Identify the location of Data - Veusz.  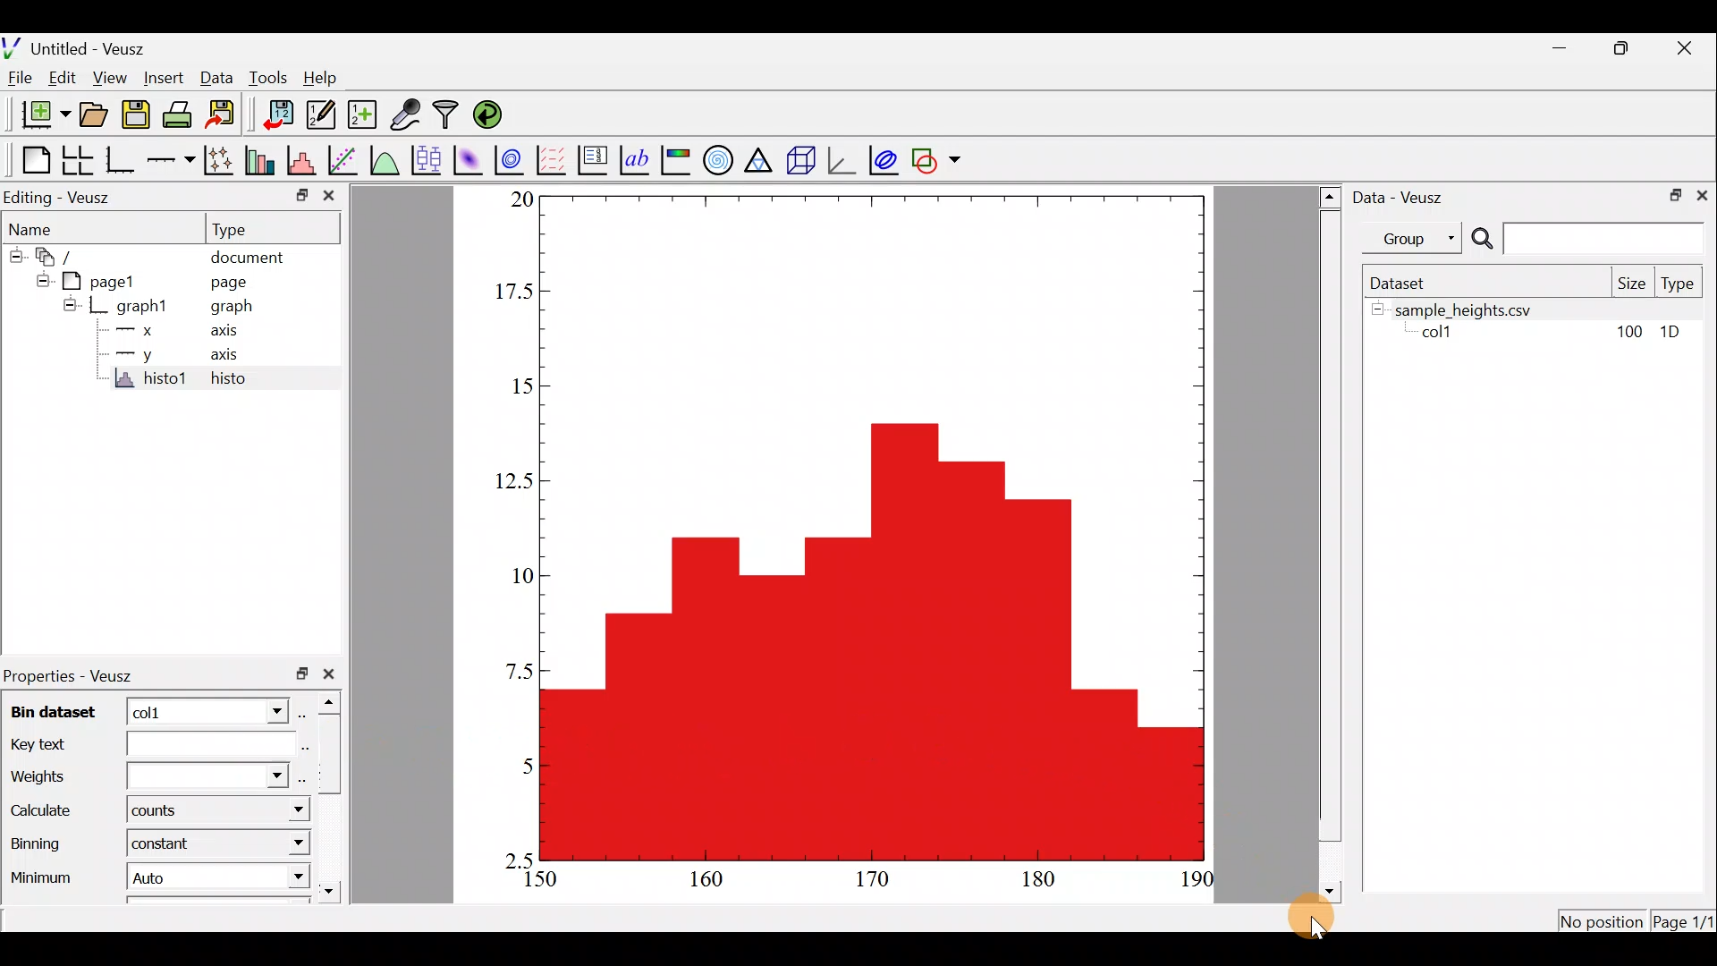
(1404, 199).